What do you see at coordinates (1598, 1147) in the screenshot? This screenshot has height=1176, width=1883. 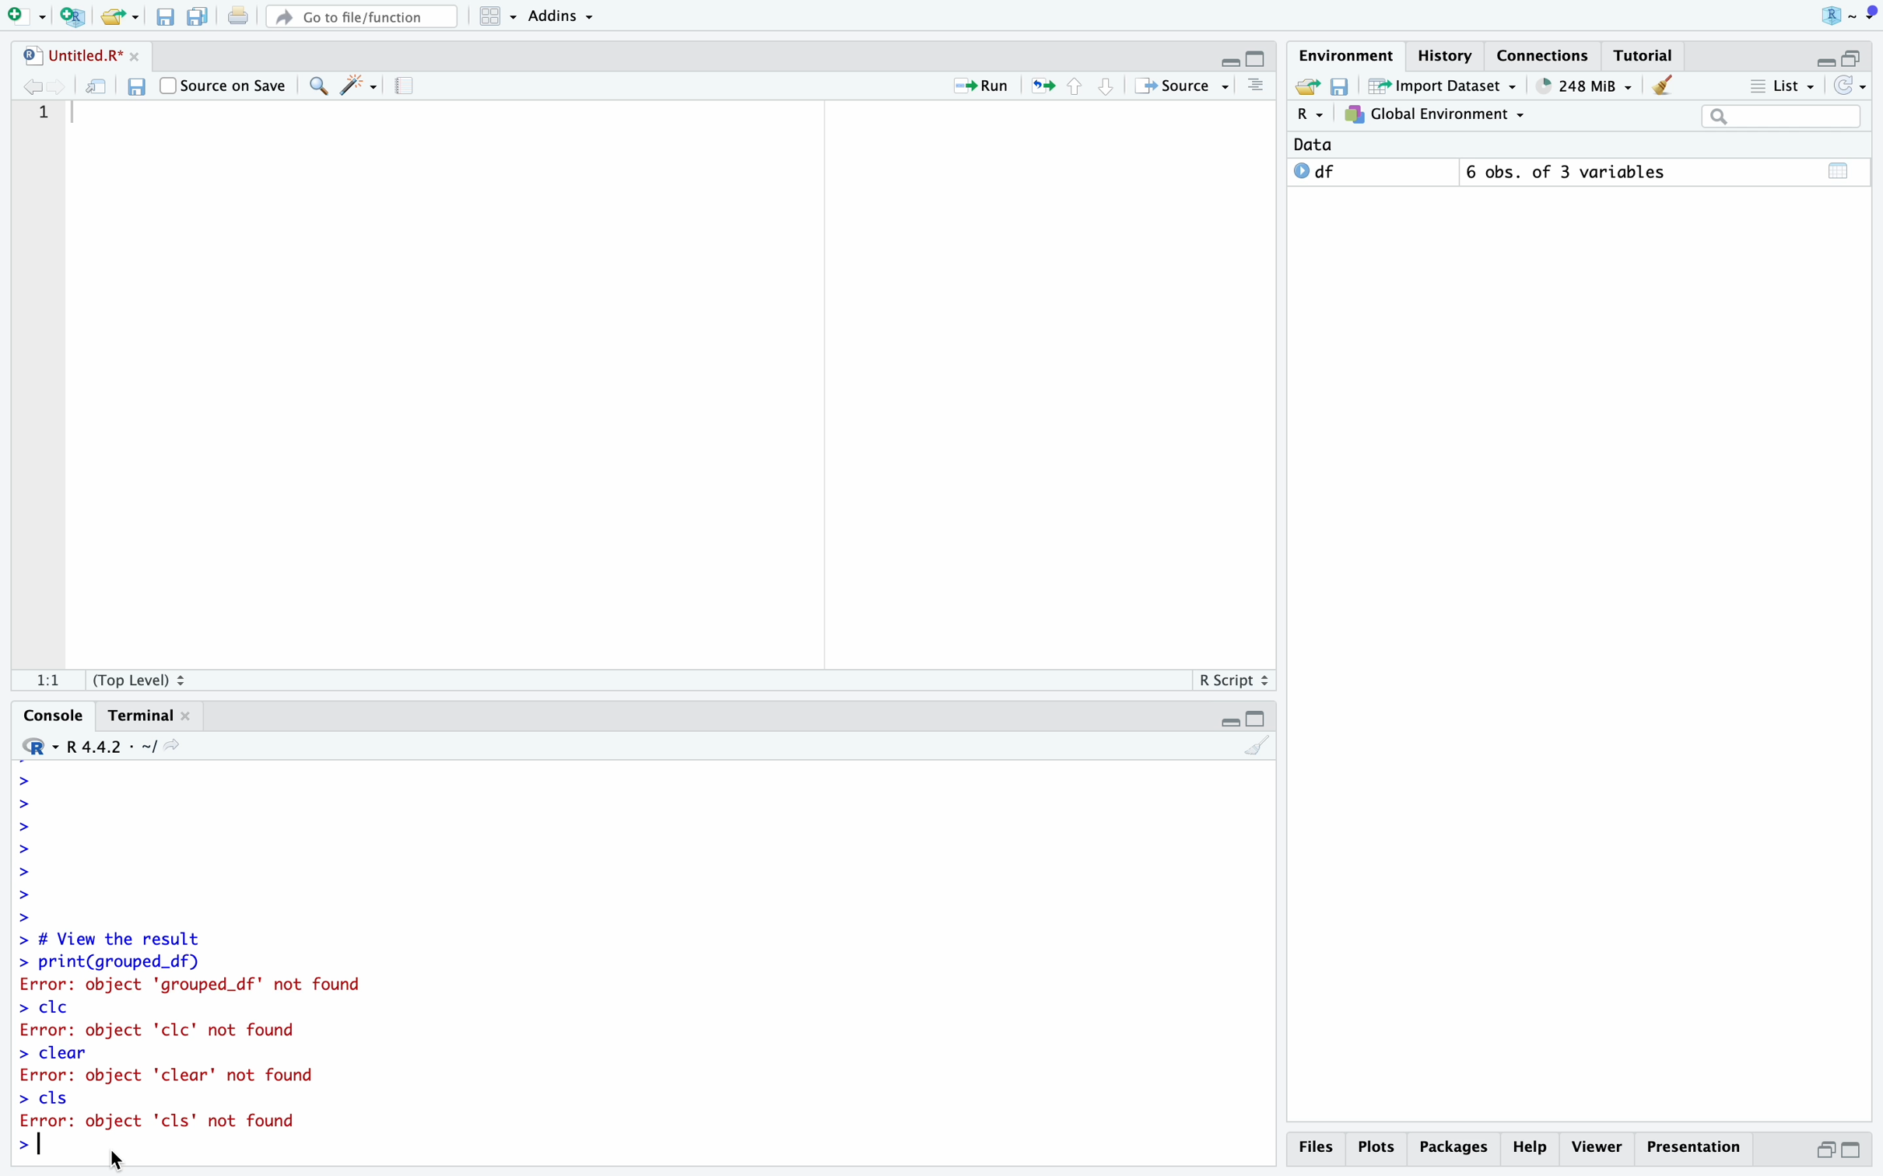 I see `Viewer` at bounding box center [1598, 1147].